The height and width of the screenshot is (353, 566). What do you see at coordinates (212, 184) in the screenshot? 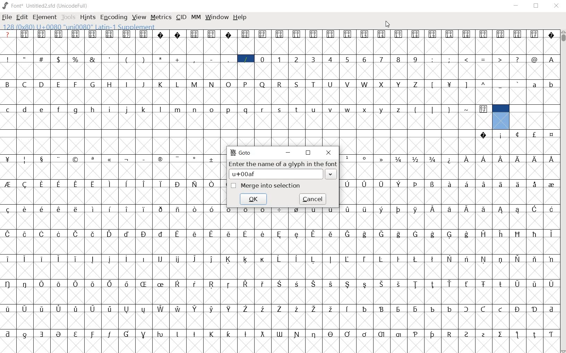
I see `Symbol` at bounding box center [212, 184].